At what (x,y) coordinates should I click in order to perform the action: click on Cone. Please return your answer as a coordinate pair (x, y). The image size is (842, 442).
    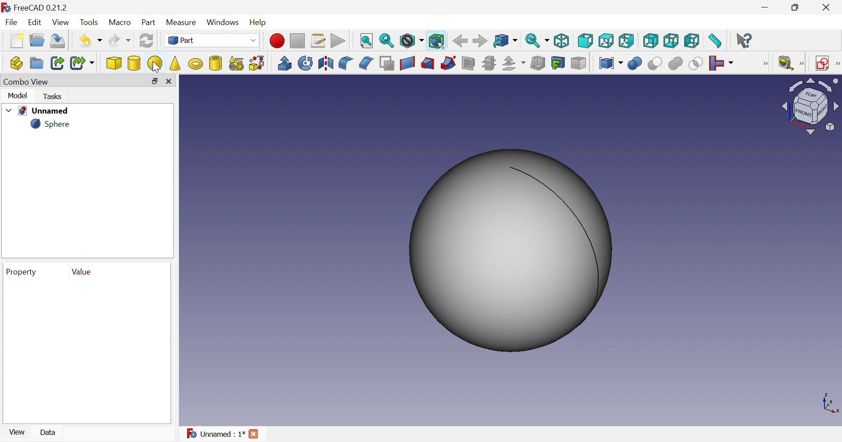
    Looking at the image, I should click on (175, 64).